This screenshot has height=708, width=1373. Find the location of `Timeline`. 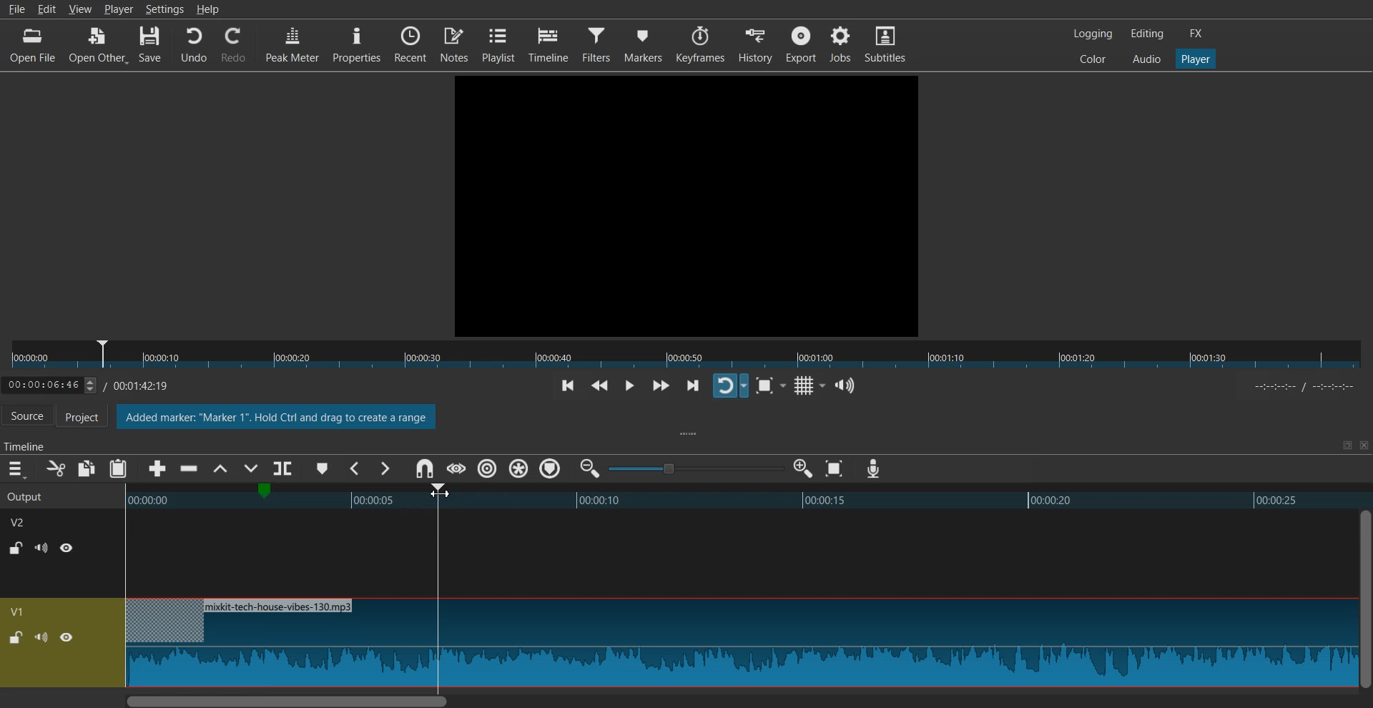

Timeline is located at coordinates (97, 383).